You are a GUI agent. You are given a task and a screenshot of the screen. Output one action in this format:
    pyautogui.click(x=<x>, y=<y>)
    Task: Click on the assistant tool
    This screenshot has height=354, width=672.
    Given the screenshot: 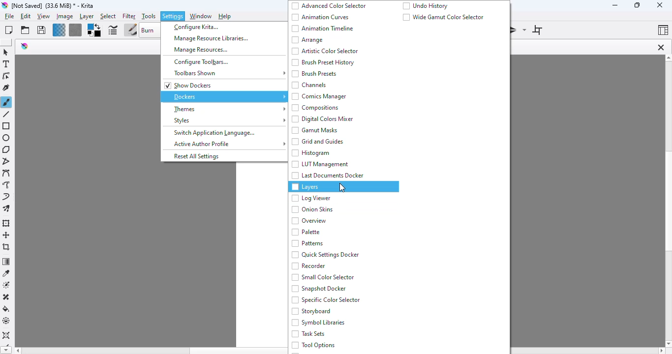 What is the action you would take?
    pyautogui.click(x=6, y=336)
    